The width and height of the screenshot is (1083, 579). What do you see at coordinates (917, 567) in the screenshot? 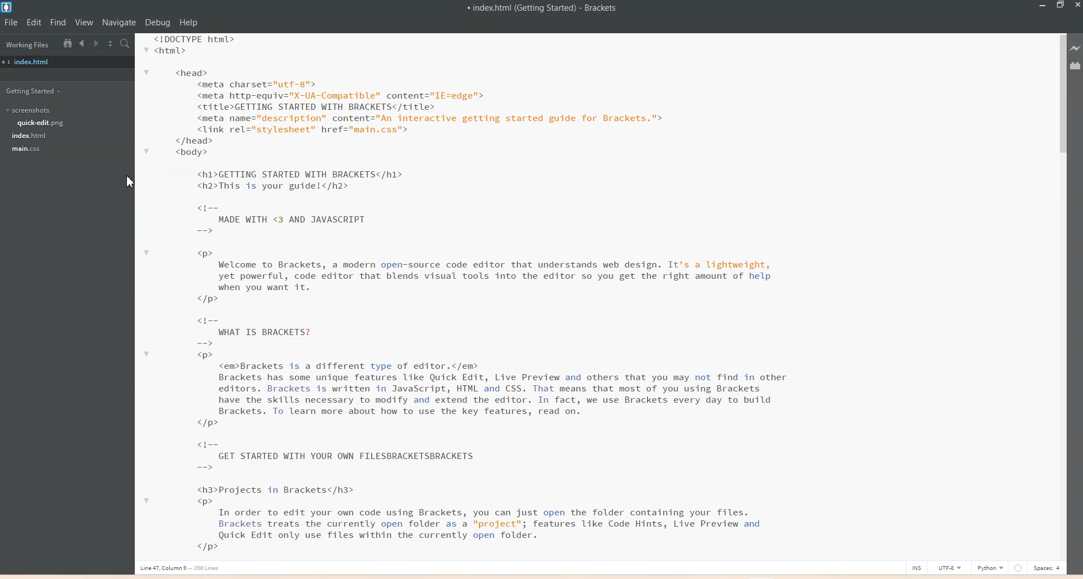
I see `INS` at bounding box center [917, 567].